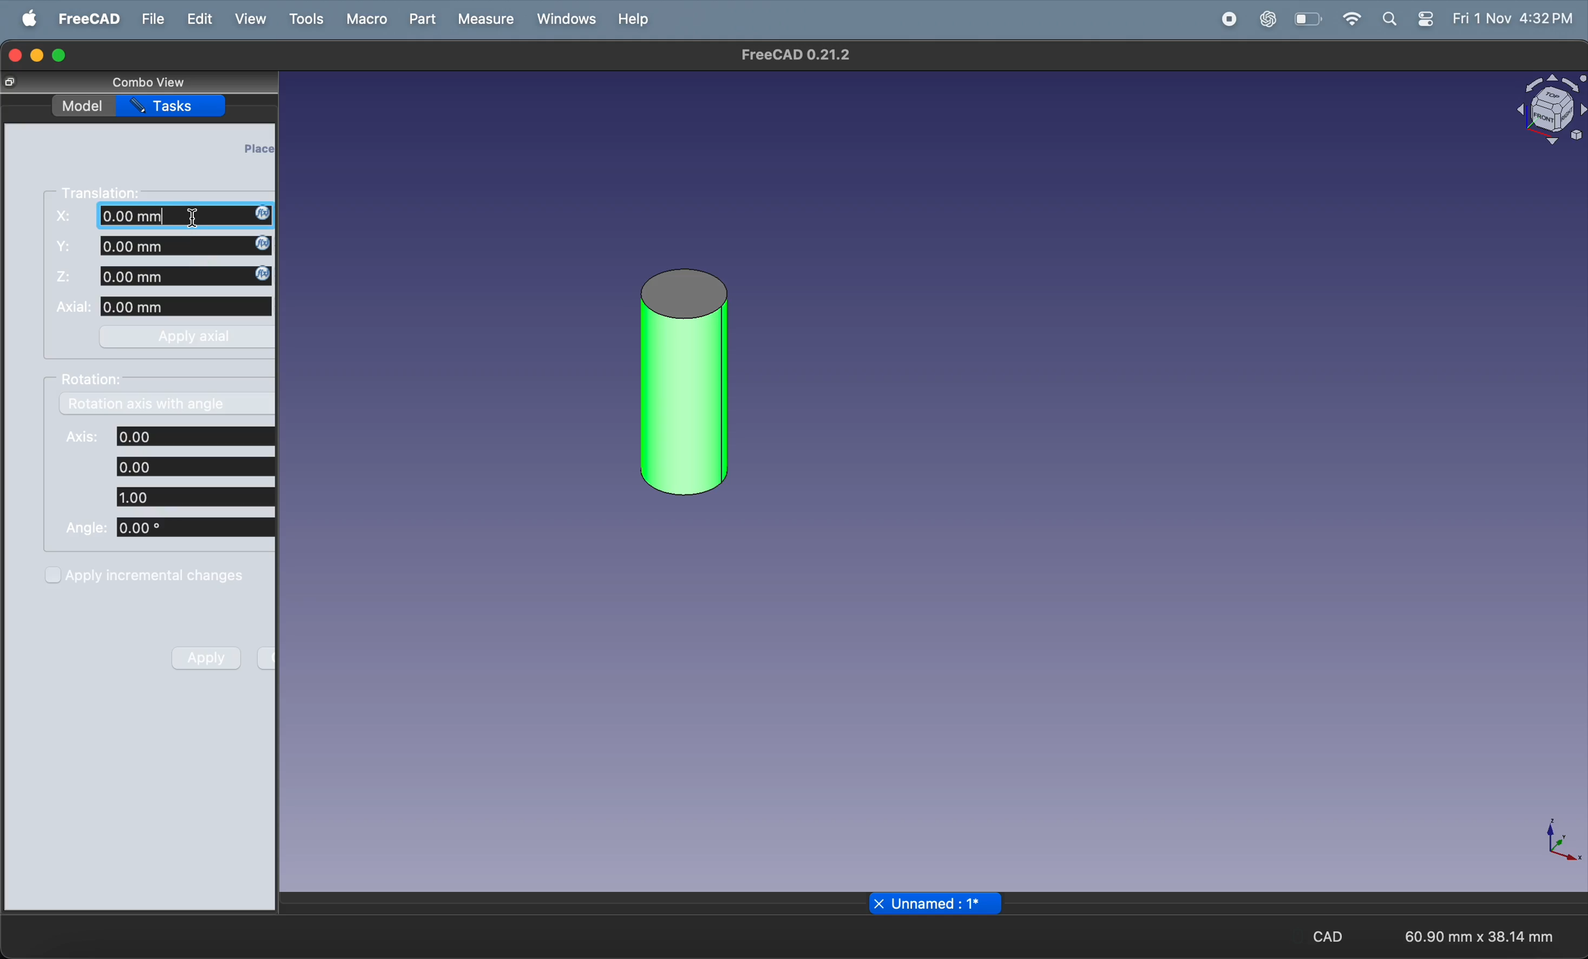 Image resolution: width=1588 pixels, height=959 pixels. What do you see at coordinates (73, 307) in the screenshot?
I see `Axial:` at bounding box center [73, 307].